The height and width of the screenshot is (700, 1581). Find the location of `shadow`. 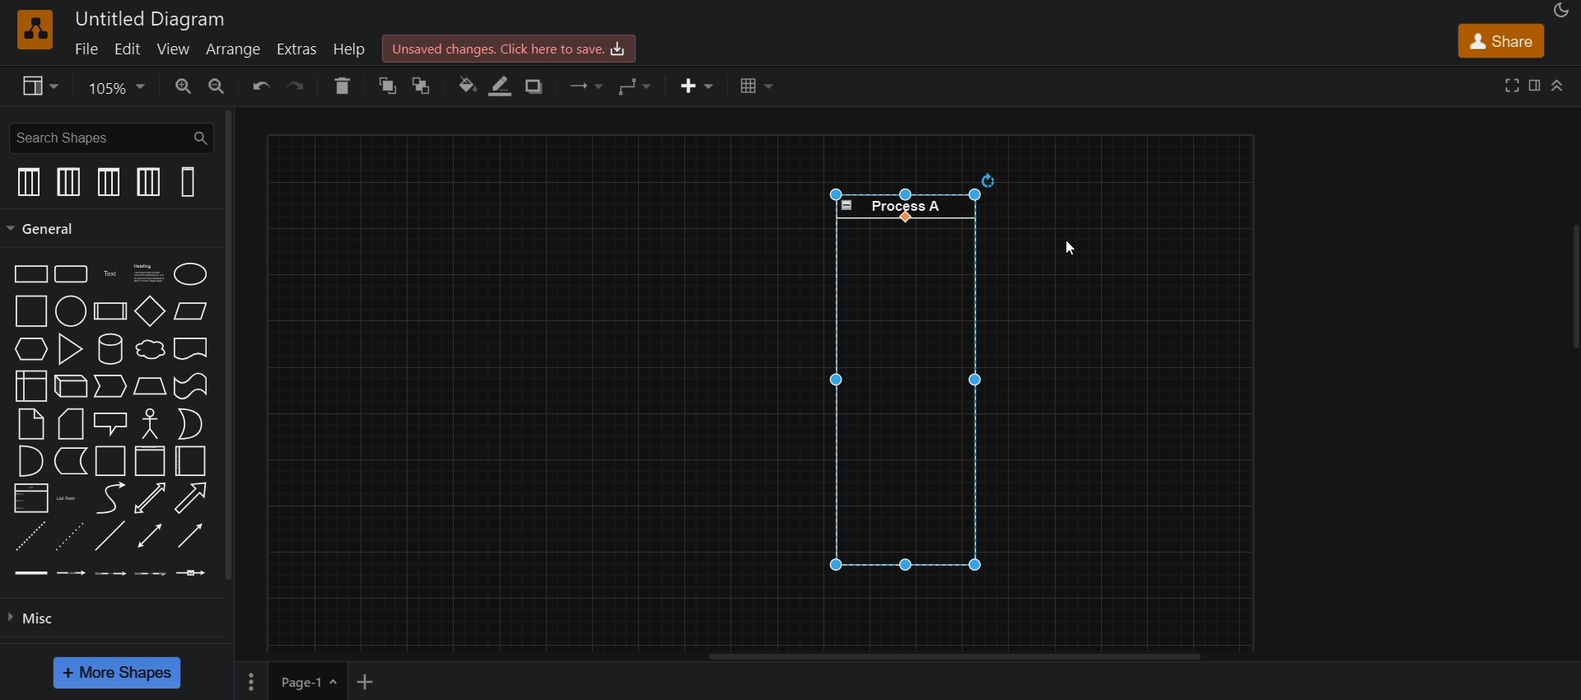

shadow is located at coordinates (540, 87).